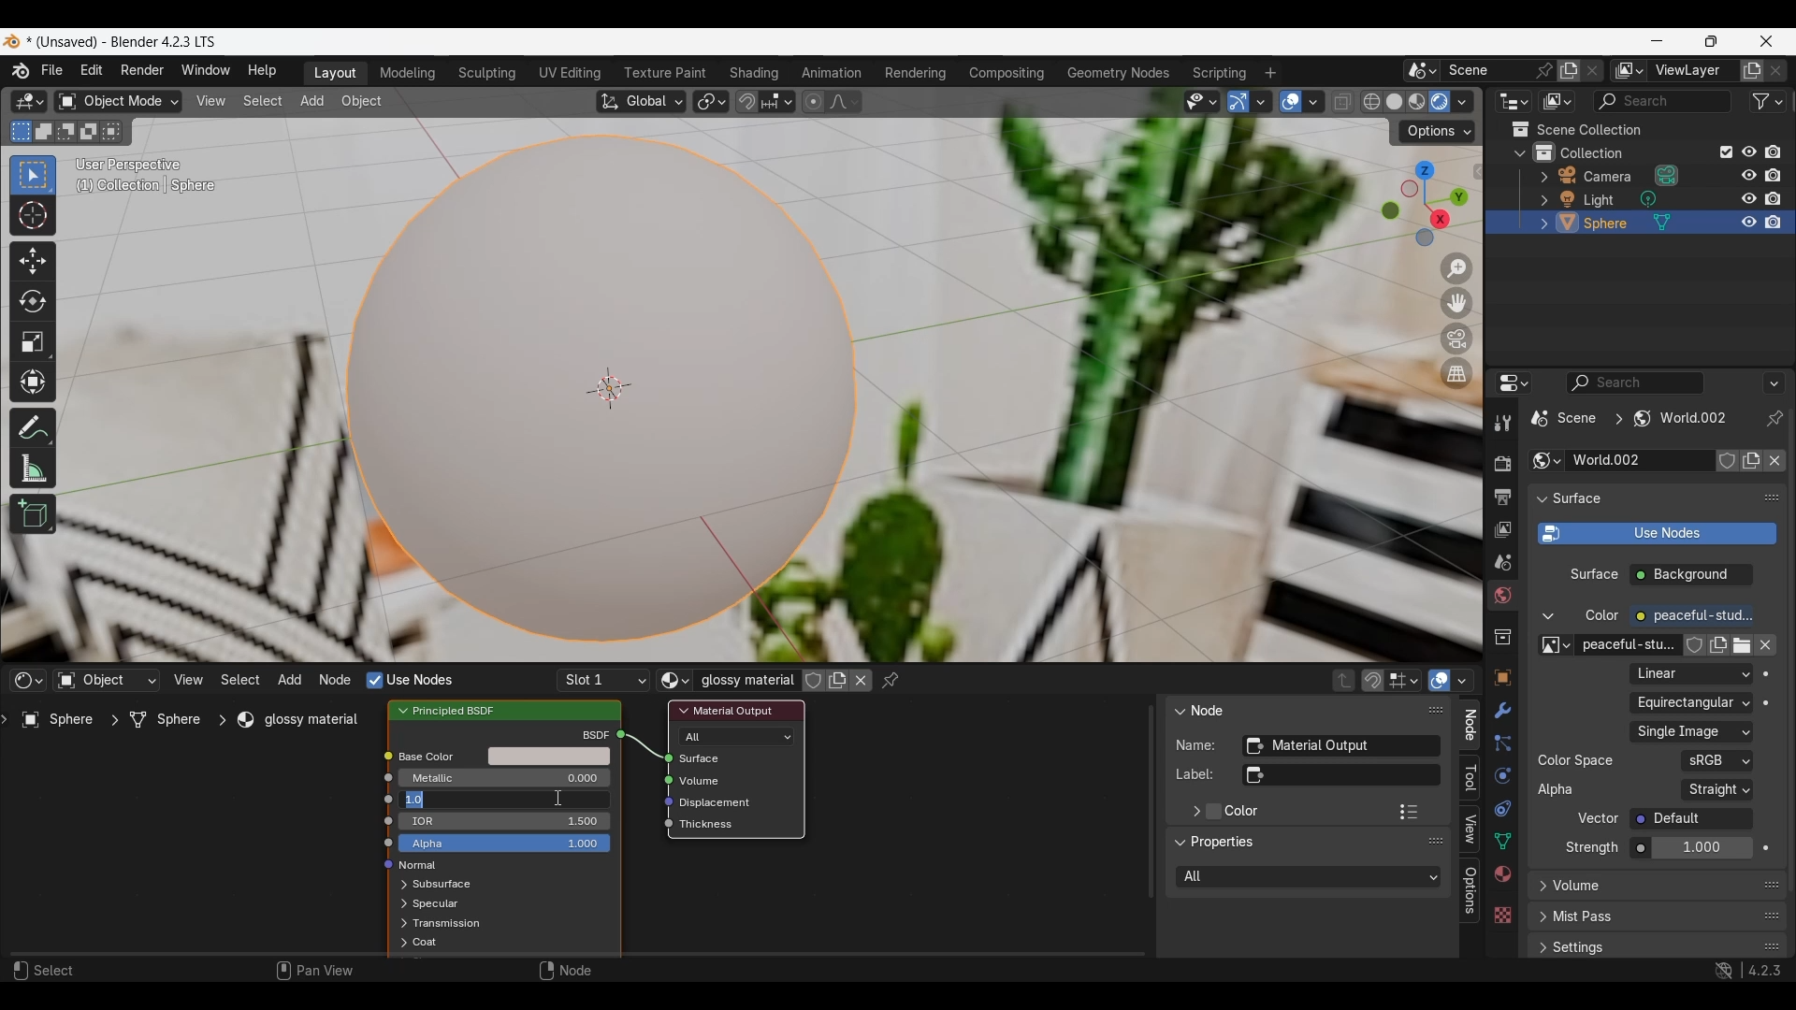 The height and width of the screenshot is (1010, 1796). I want to click on Color presets, so click(1409, 812).